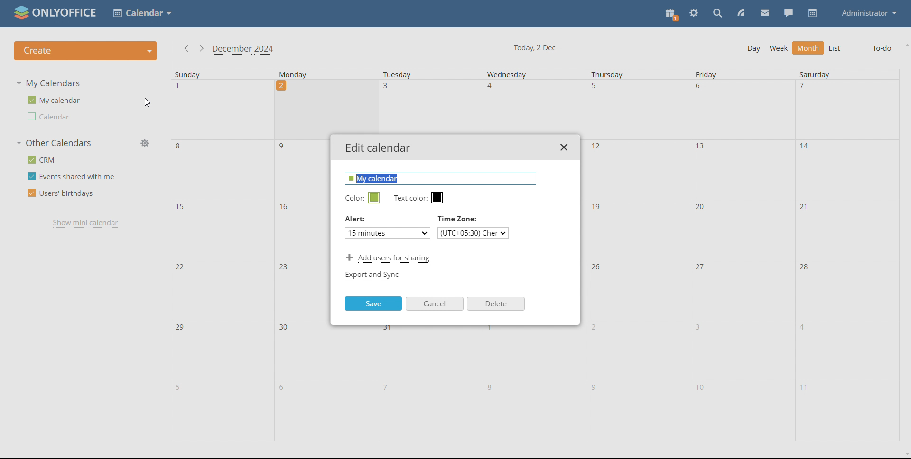 This screenshot has height=459, width=911. I want to click on thursday, so click(637, 261).